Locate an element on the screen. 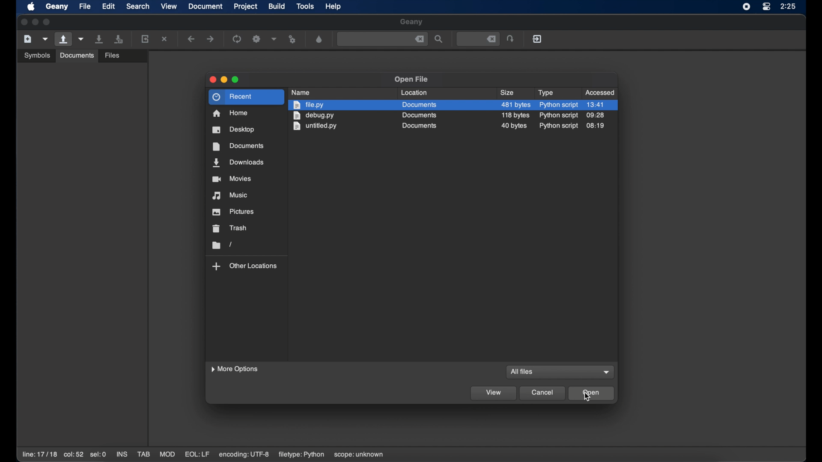 The image size is (822, 462). 13.41 is located at coordinates (596, 104).